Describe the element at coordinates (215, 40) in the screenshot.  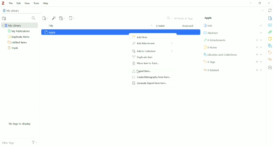
I see `Attachments` at that location.